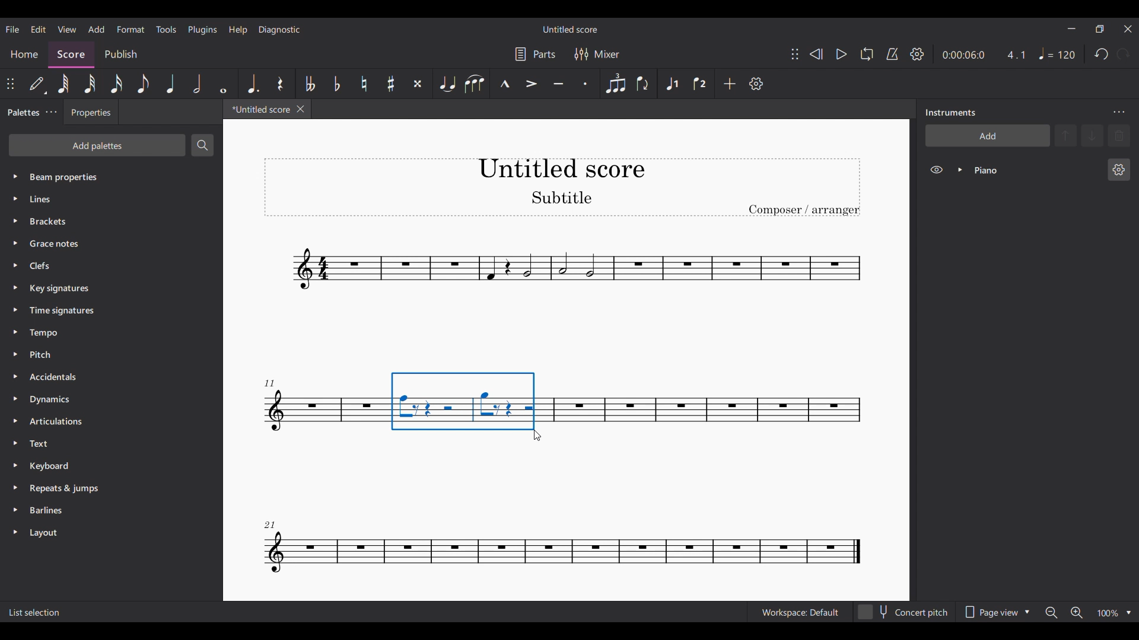 The image size is (1139, 640). I want to click on Current score, so click(565, 291).